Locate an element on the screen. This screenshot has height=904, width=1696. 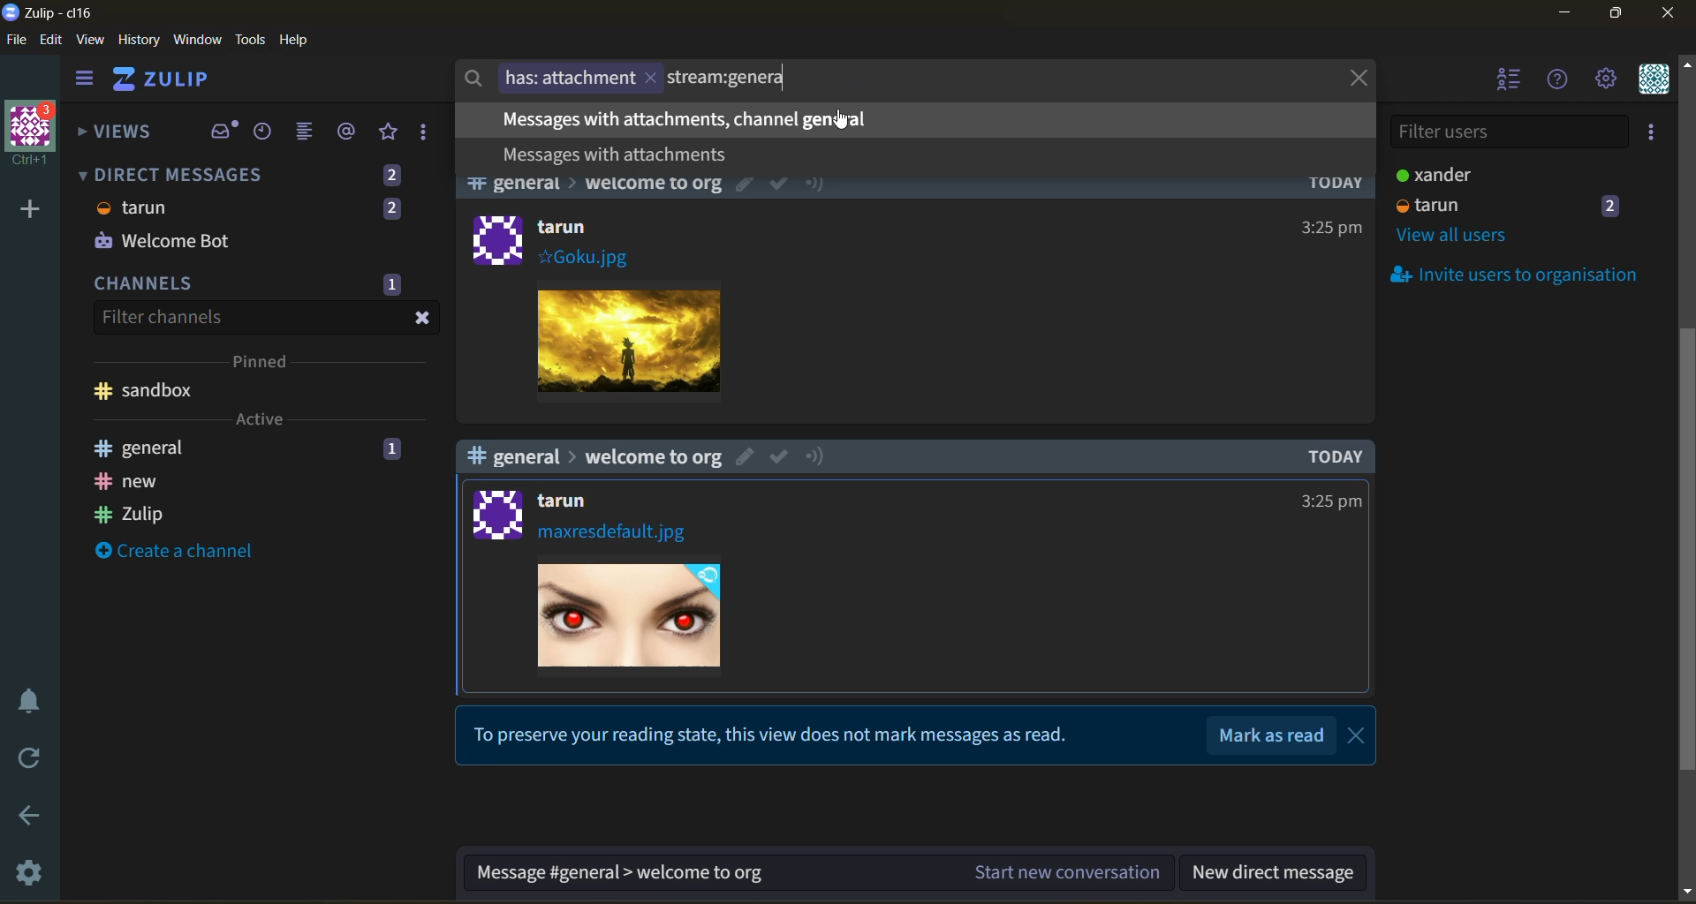
2 is located at coordinates (391, 207).